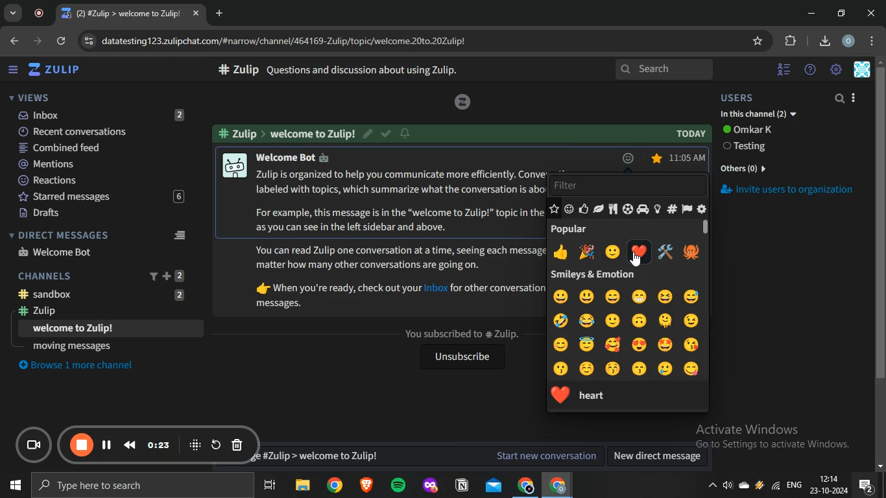 This screenshot has width=886, height=498. I want to click on Today, so click(691, 134).